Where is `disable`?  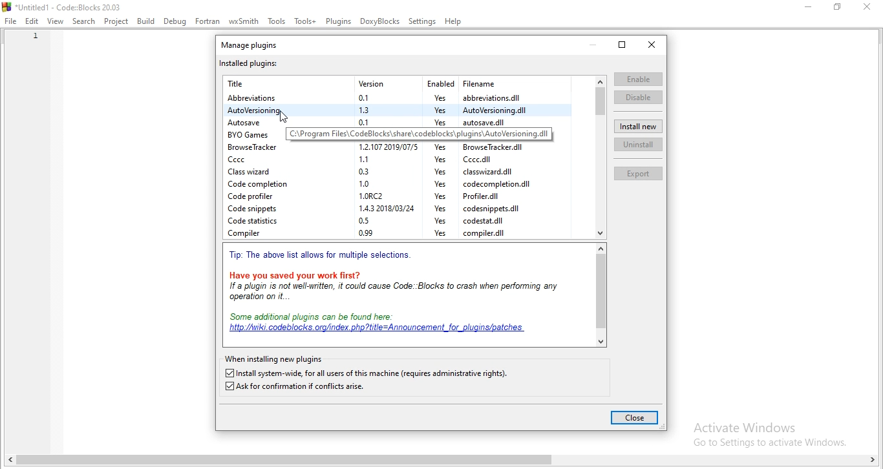 disable is located at coordinates (637, 97).